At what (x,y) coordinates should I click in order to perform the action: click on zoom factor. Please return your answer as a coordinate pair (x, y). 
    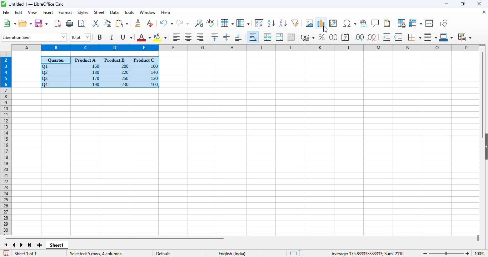
    Looking at the image, I should click on (479, 253).